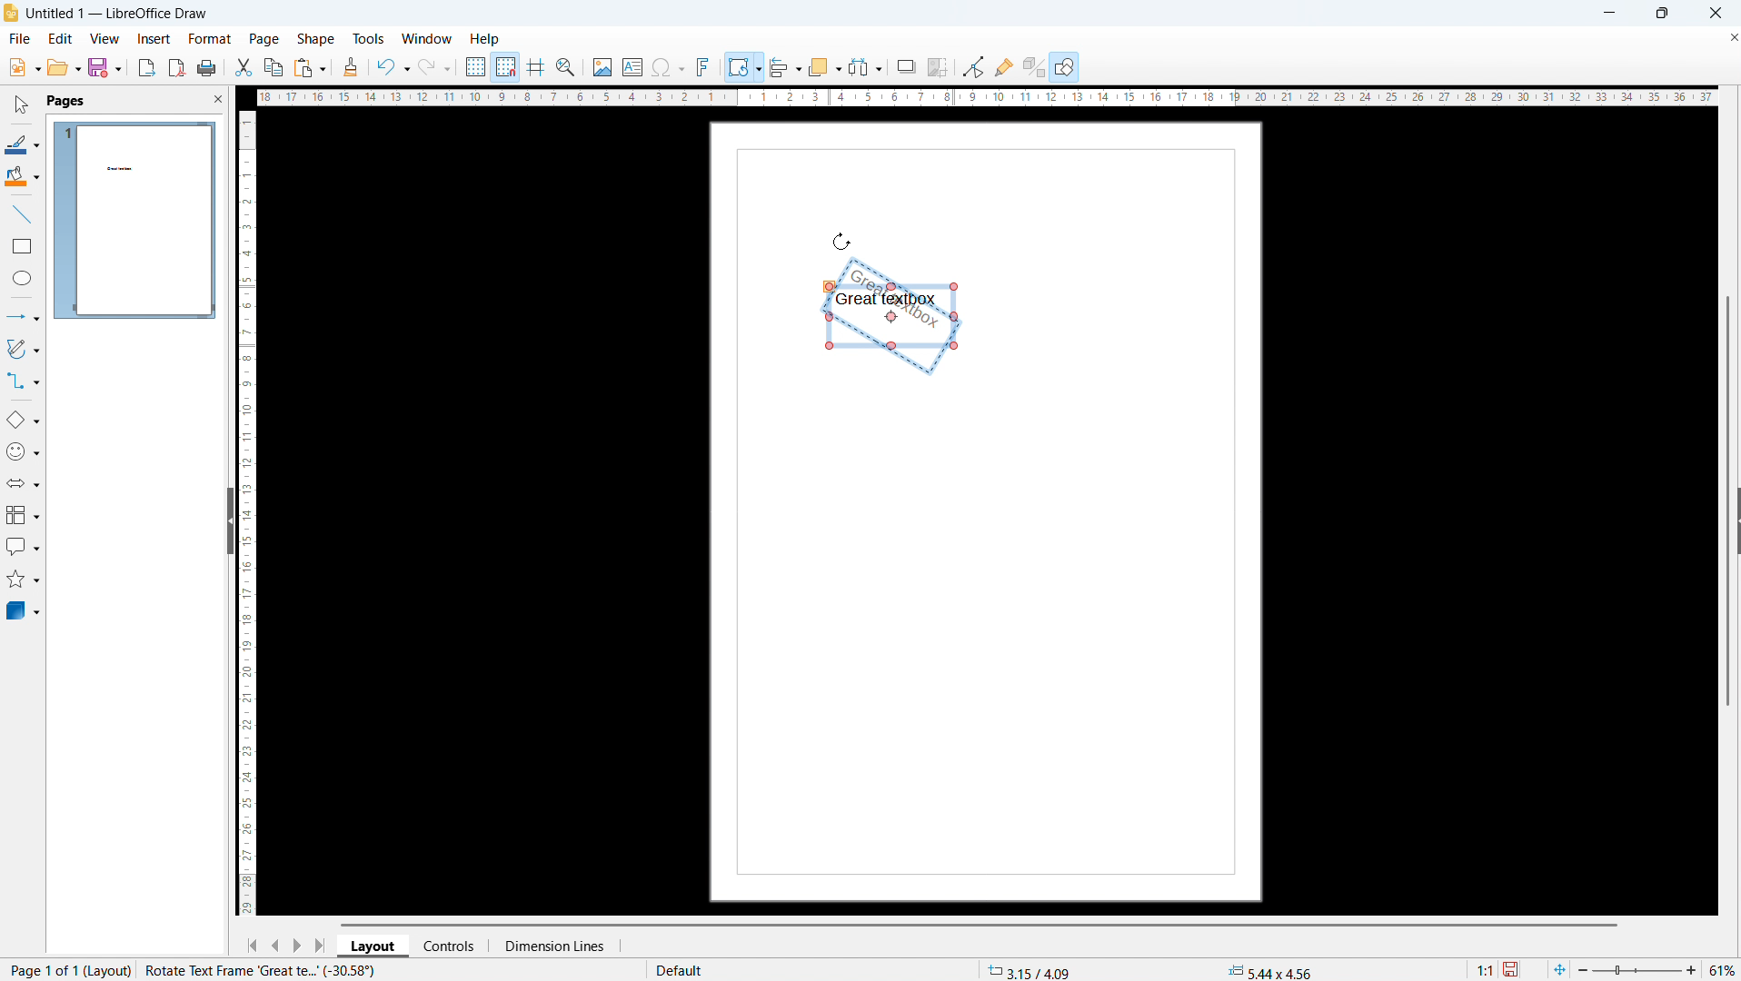 The height and width of the screenshot is (981, 1741). Describe the element at coordinates (23, 382) in the screenshot. I see `connectors` at that location.